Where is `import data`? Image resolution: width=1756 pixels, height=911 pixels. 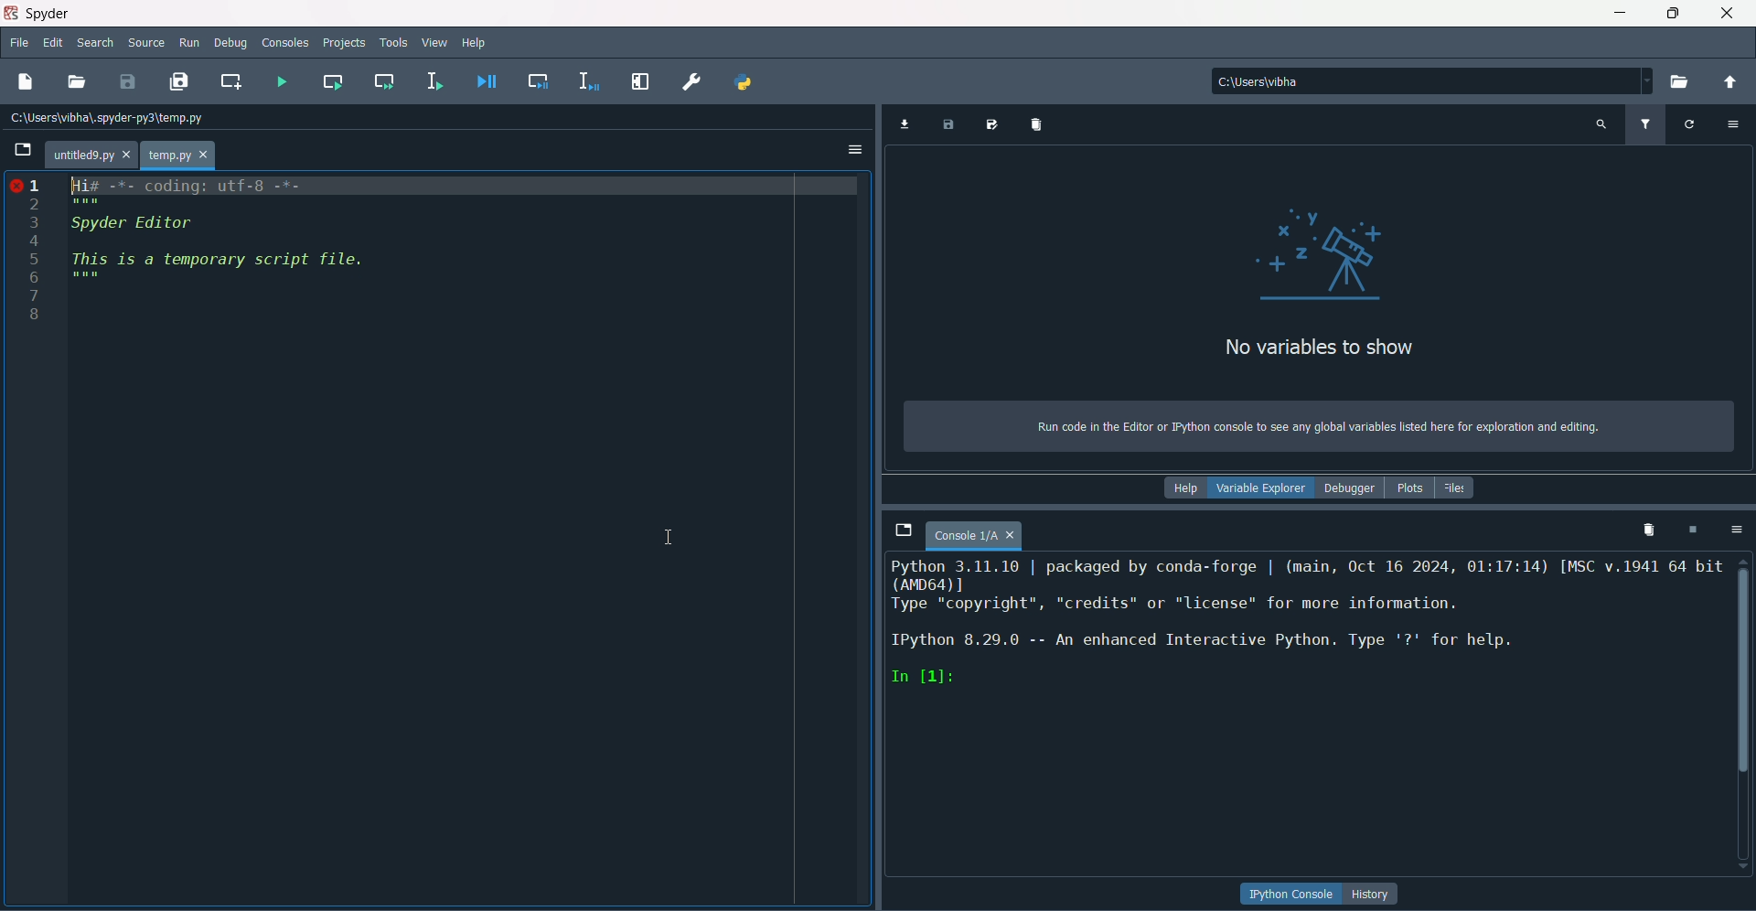
import data is located at coordinates (906, 125).